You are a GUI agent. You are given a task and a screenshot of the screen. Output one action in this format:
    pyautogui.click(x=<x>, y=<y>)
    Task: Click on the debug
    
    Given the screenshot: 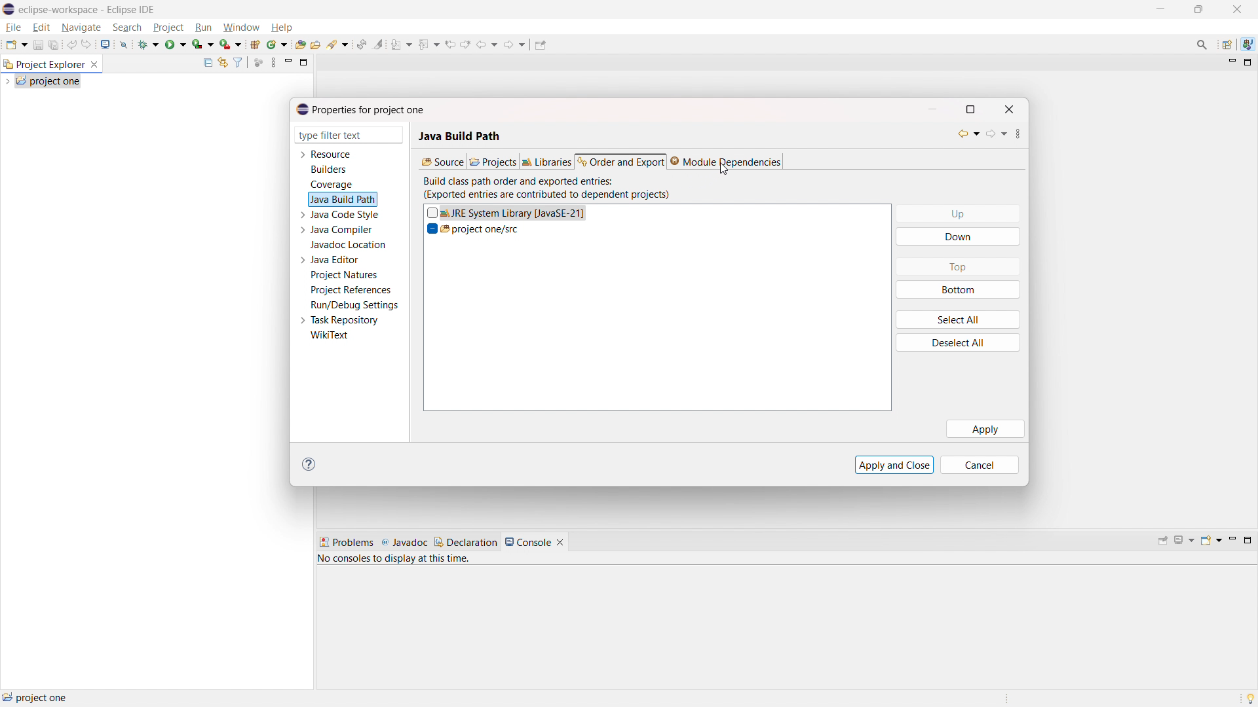 What is the action you would take?
    pyautogui.click(x=149, y=43)
    